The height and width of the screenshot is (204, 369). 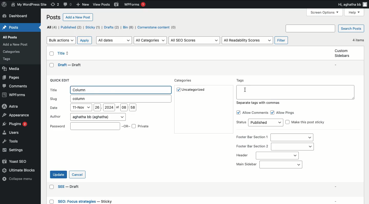 What do you see at coordinates (11, 52) in the screenshot?
I see `` at bounding box center [11, 52].